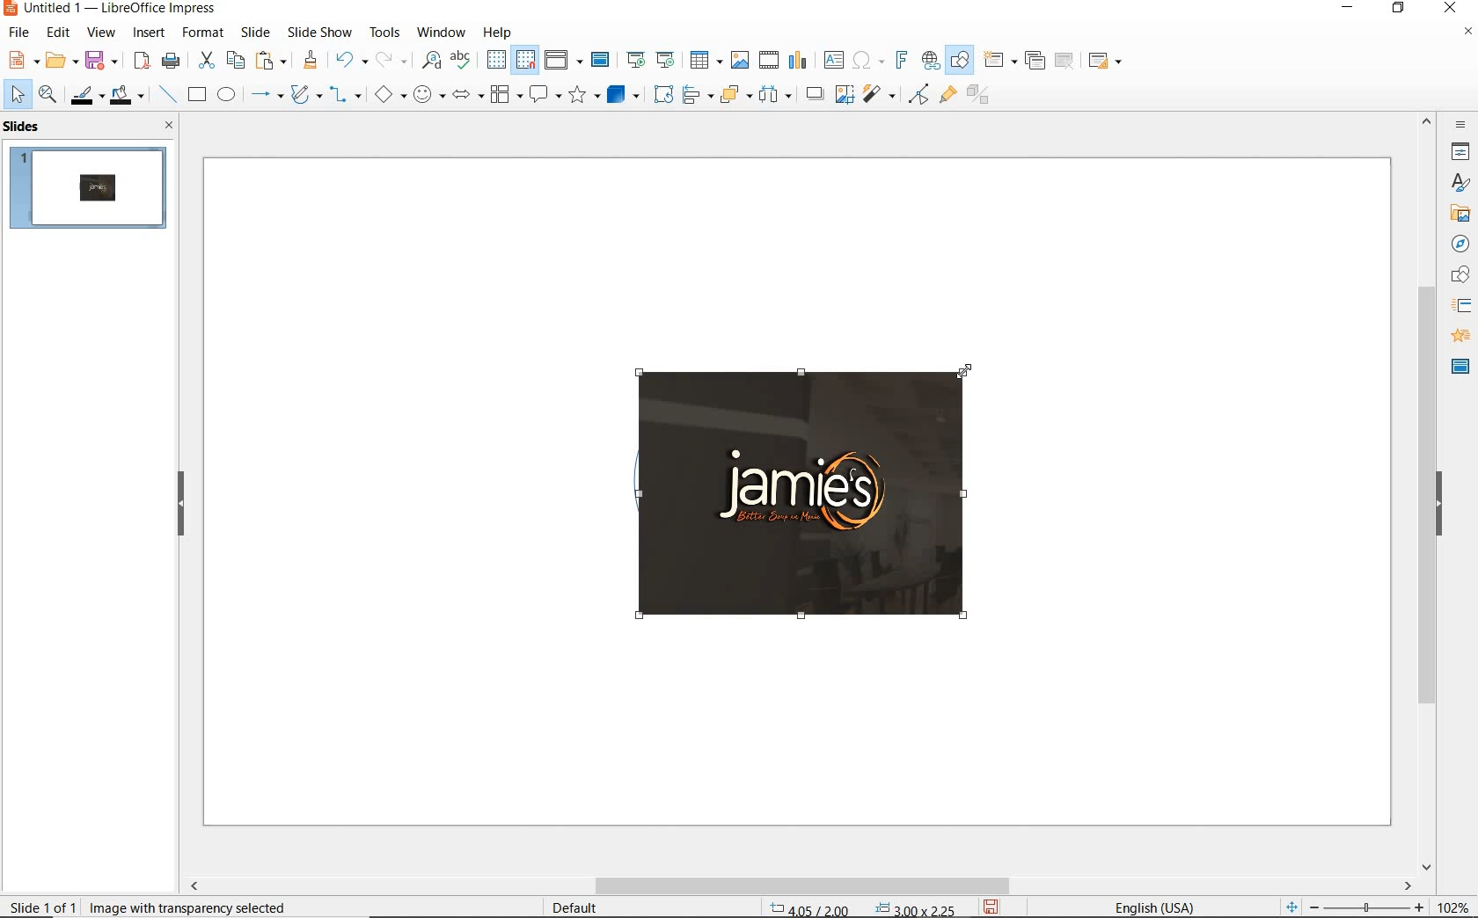  I want to click on display views, so click(564, 62).